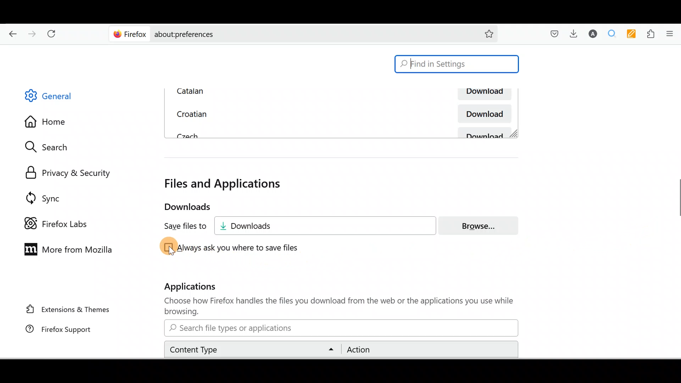 The width and height of the screenshot is (681, 383). I want to click on Search bar, so click(288, 34).